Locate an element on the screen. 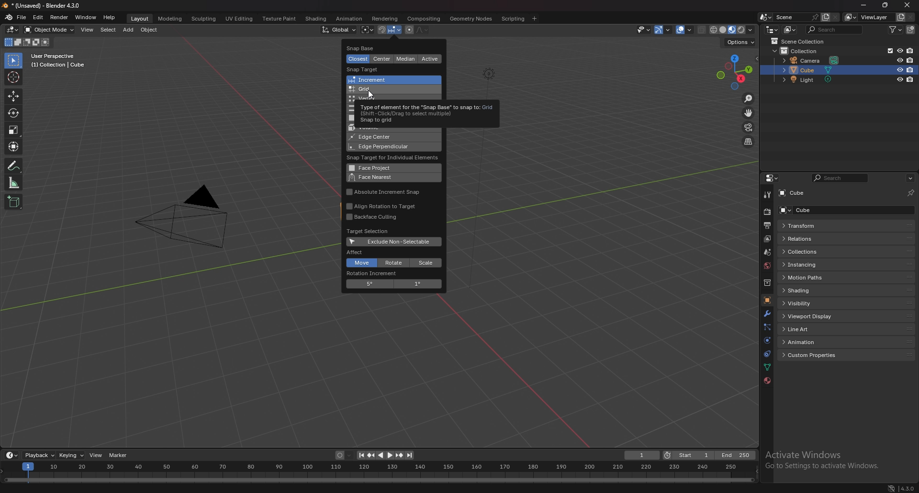  camera view is located at coordinates (749, 126).